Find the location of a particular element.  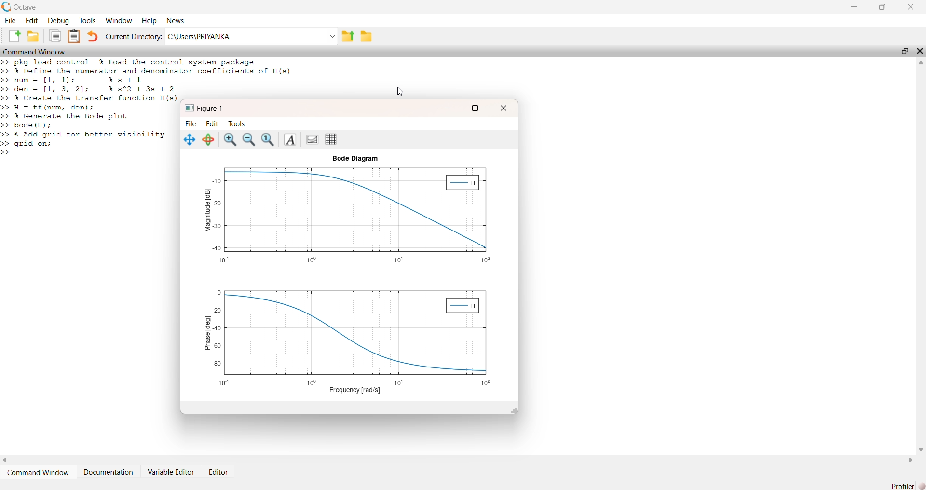

Undo is located at coordinates (93, 36).